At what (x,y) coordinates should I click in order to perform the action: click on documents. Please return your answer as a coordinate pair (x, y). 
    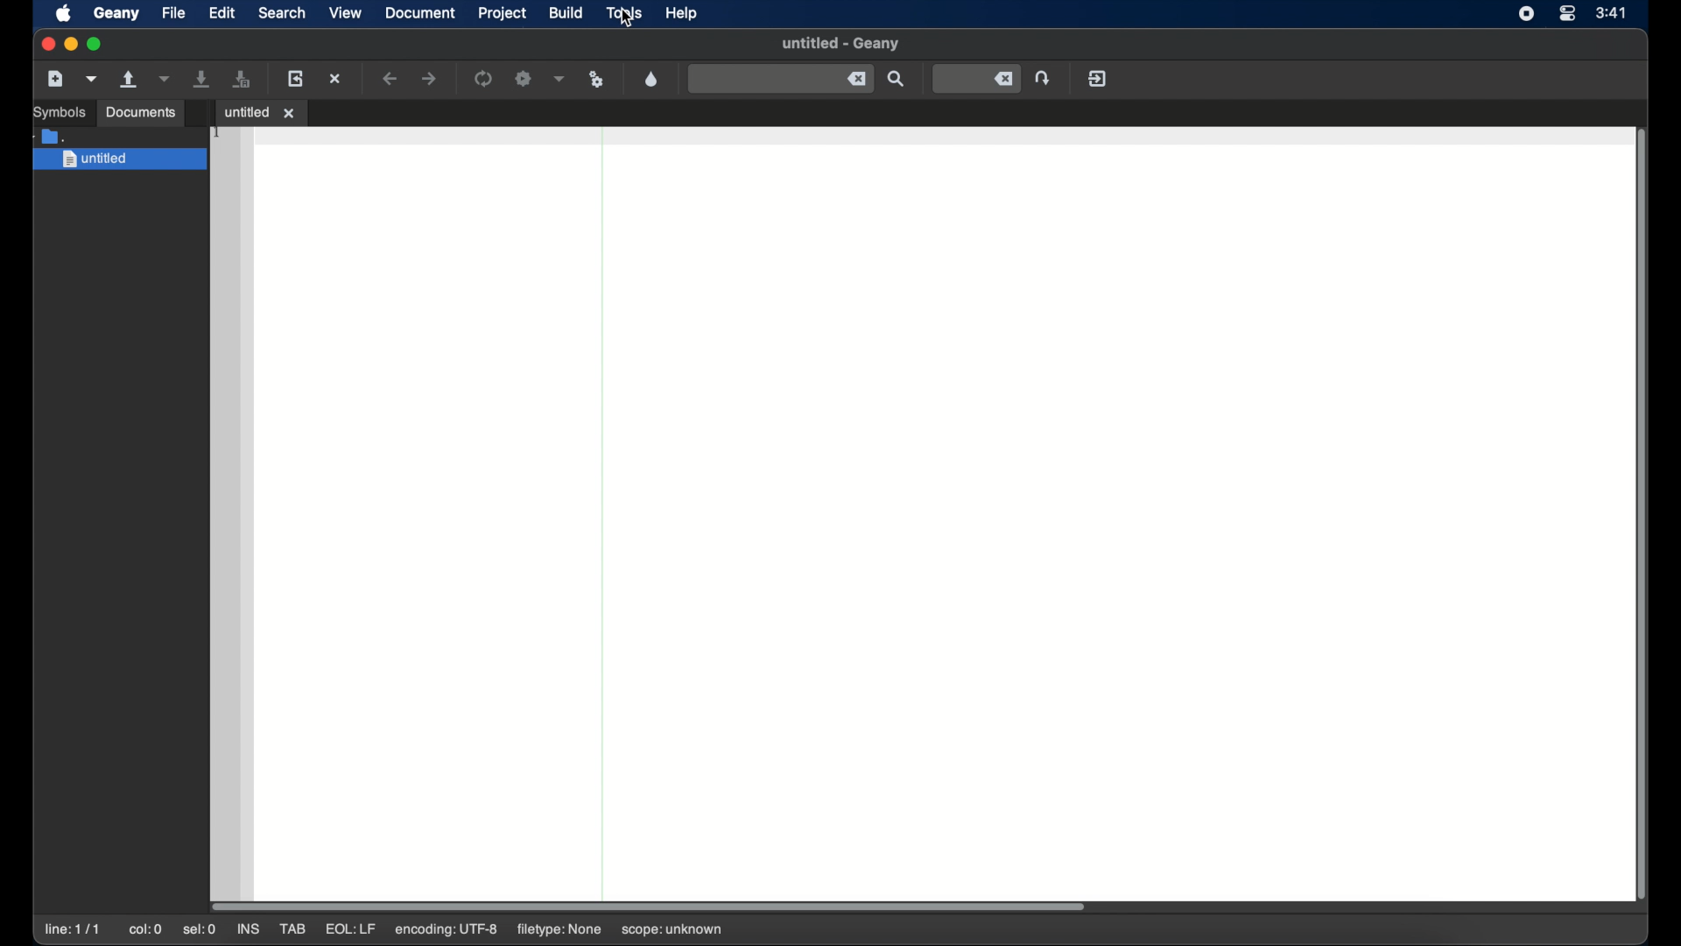
    Looking at the image, I should click on (139, 113).